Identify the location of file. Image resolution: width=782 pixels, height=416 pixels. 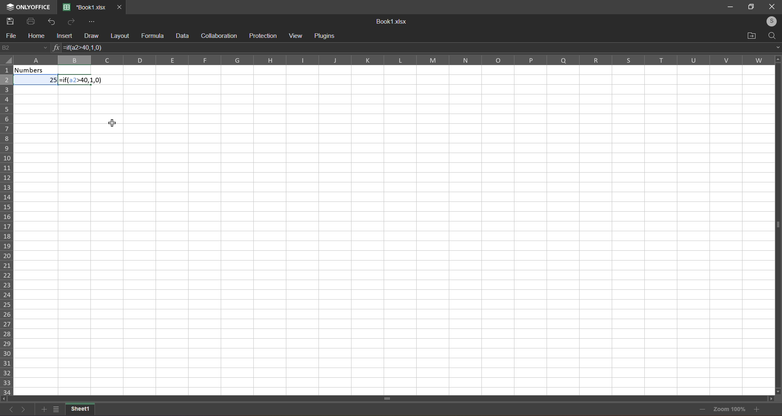
(10, 36).